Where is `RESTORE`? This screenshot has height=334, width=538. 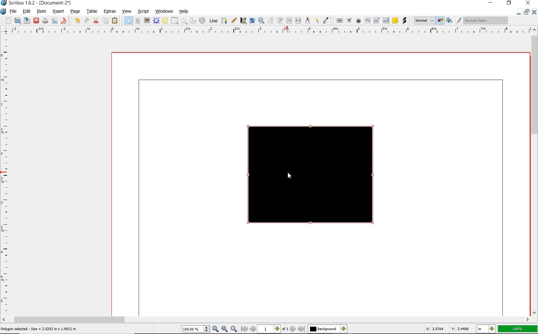
RESTORE is located at coordinates (525, 13).